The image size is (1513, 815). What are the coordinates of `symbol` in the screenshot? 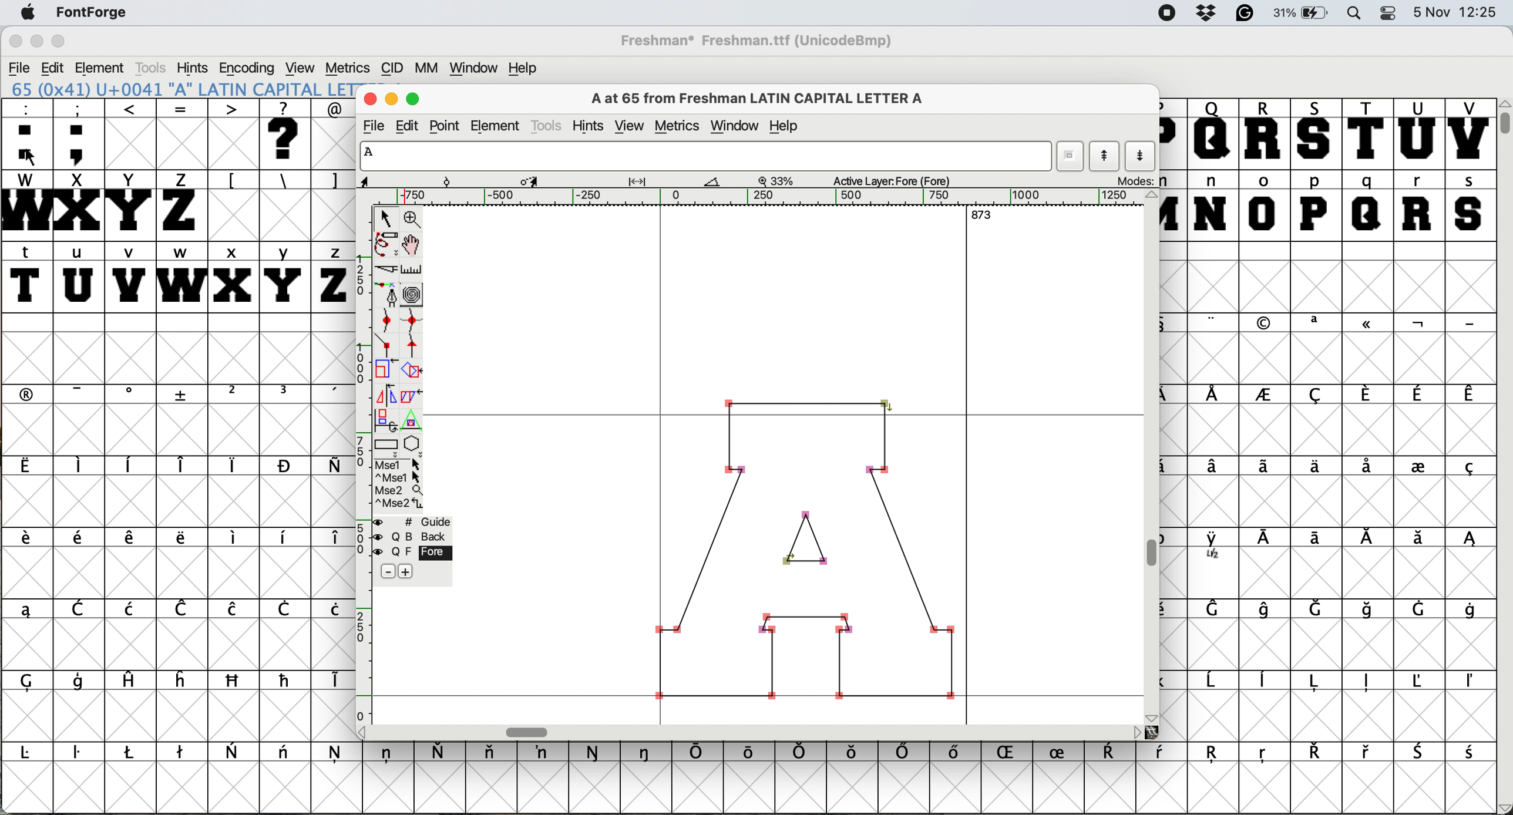 It's located at (35, 682).